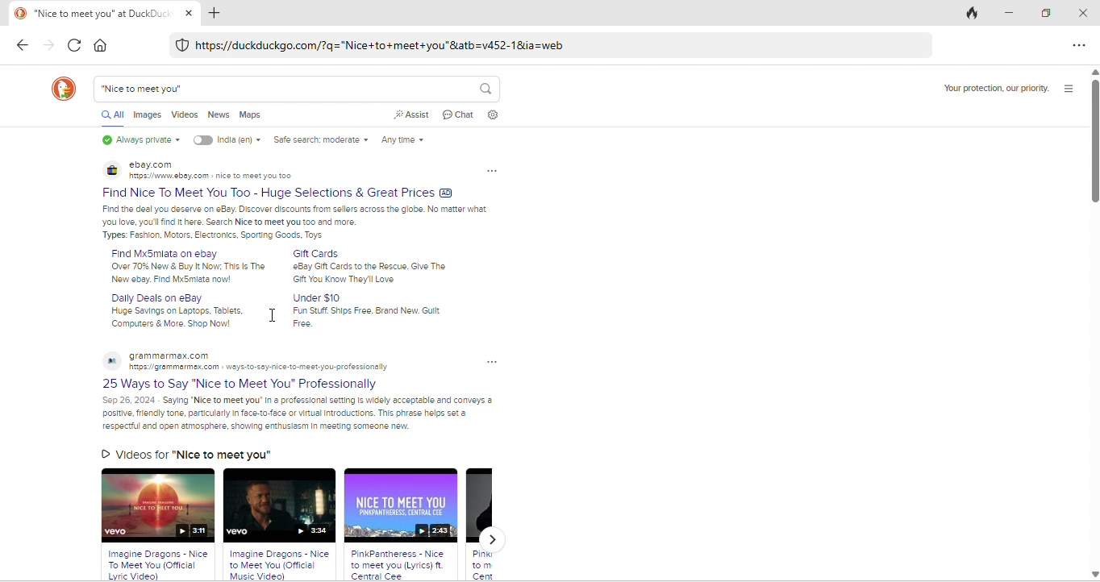 The width and height of the screenshot is (1100, 582). I want to click on add tab, so click(215, 14).